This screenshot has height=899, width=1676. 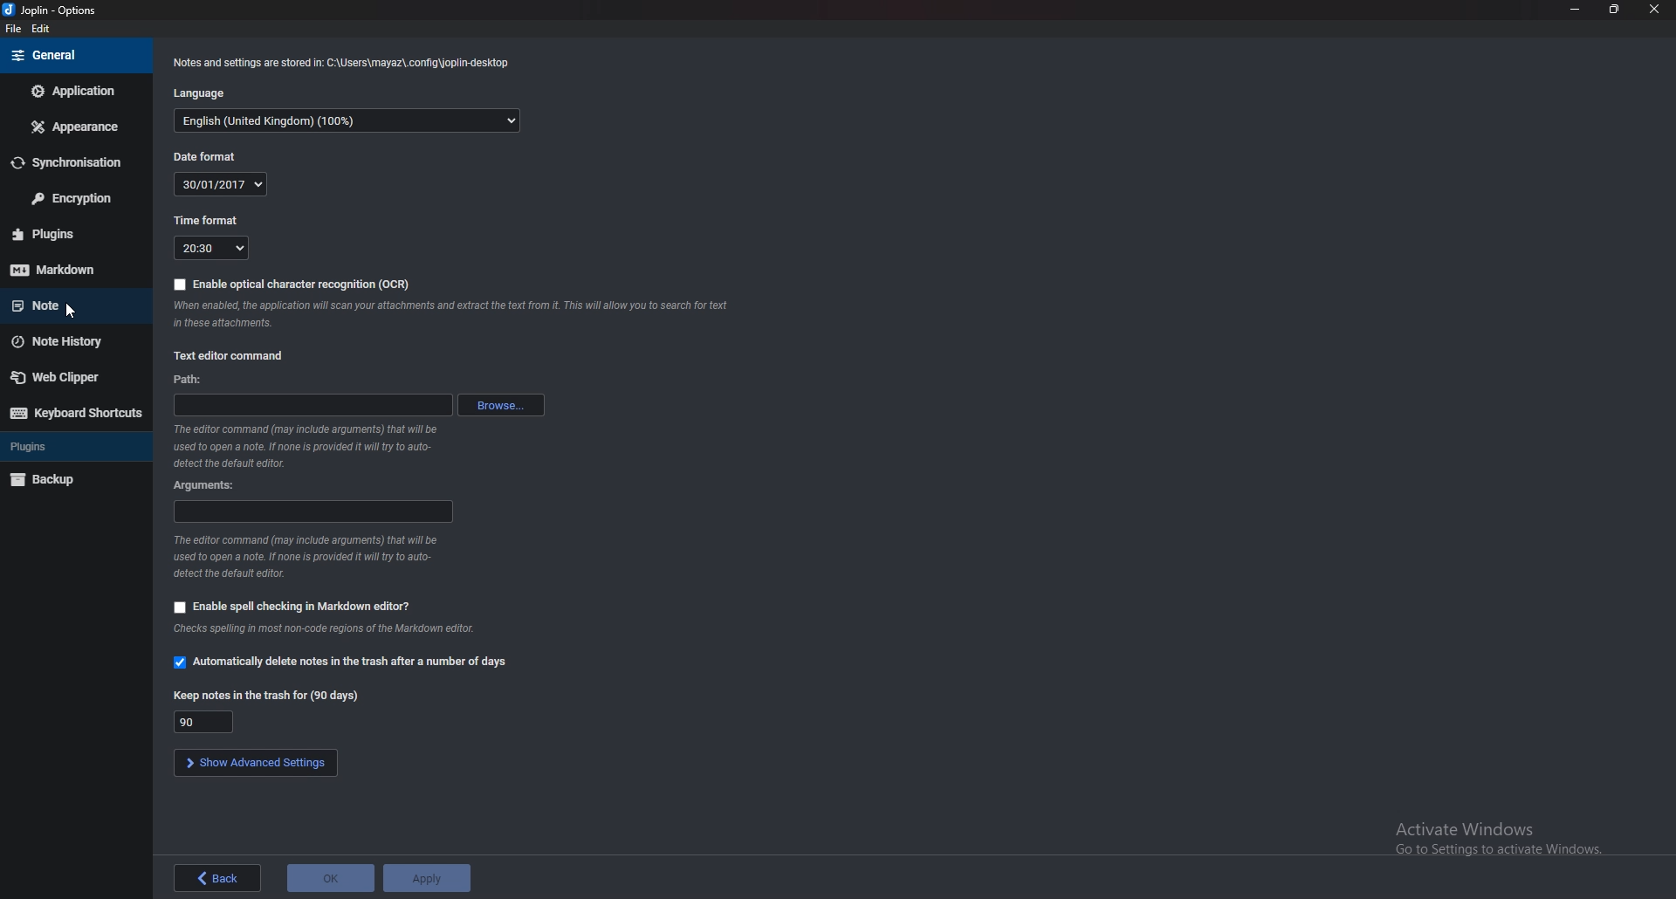 I want to click on Language, so click(x=209, y=91).